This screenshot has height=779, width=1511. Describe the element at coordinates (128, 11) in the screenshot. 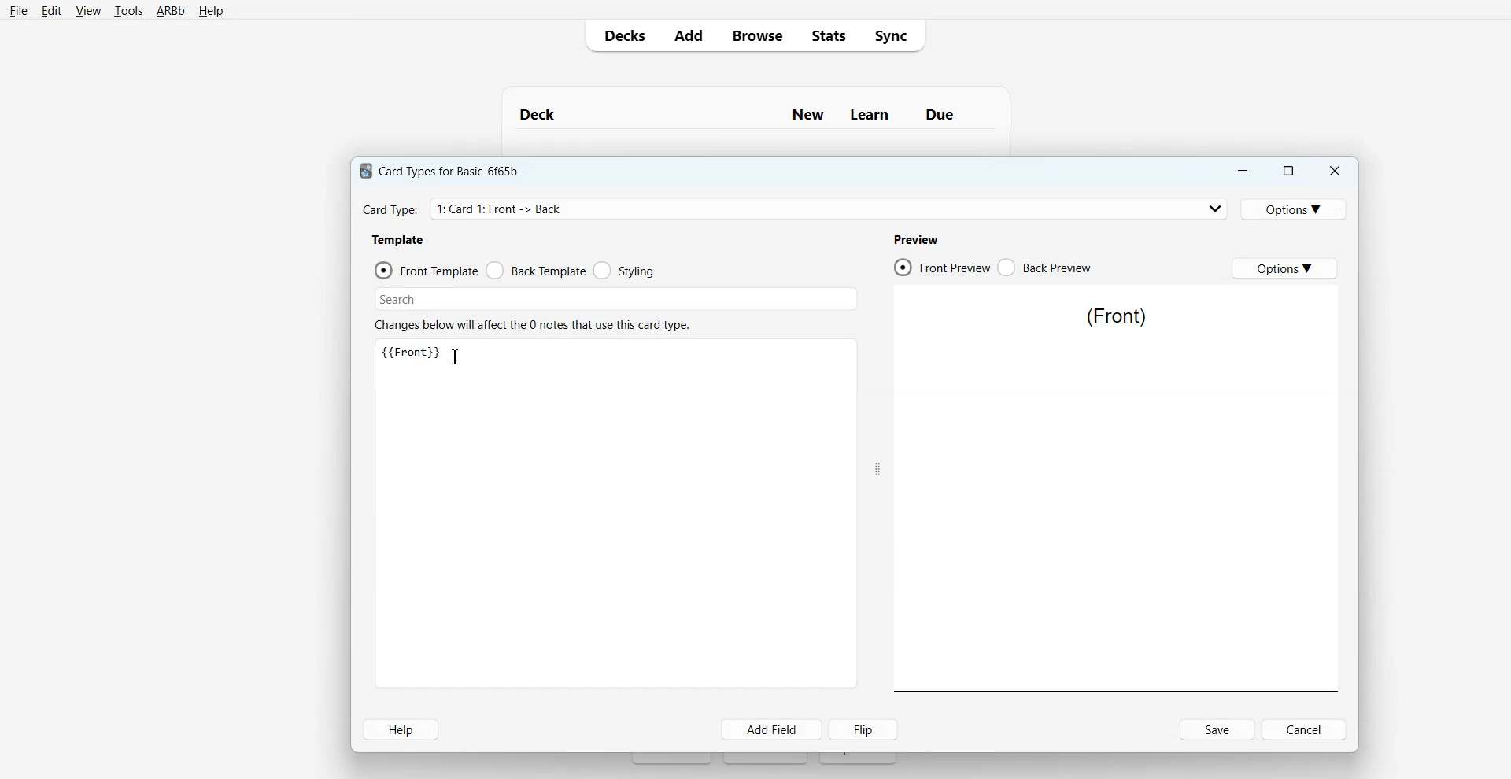

I see `Tools` at that location.